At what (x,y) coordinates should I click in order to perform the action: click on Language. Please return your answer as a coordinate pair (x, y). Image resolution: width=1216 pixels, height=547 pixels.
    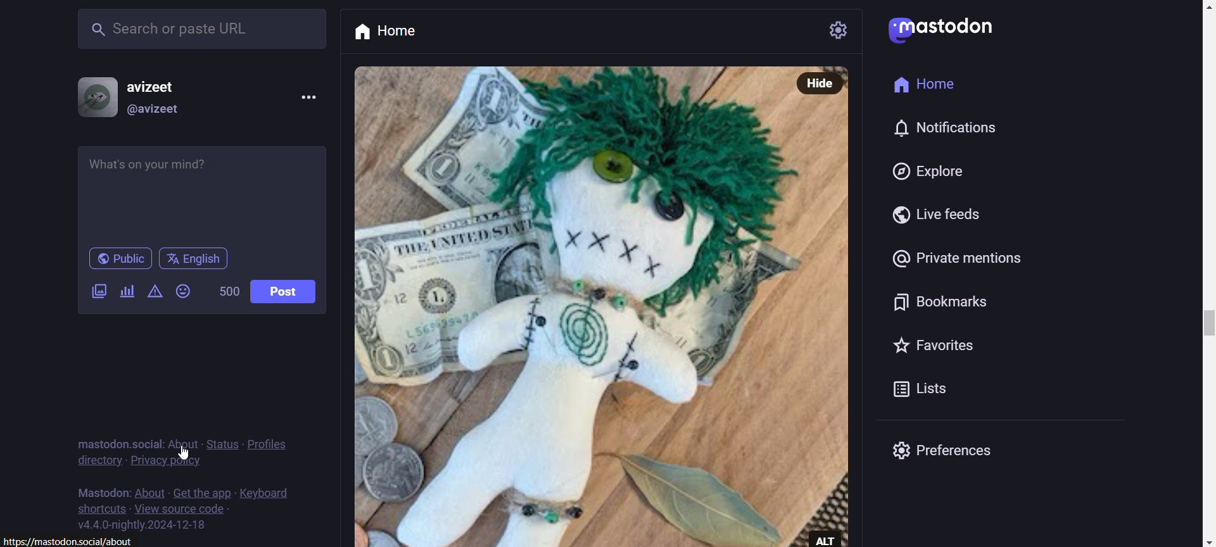
    Looking at the image, I should click on (193, 259).